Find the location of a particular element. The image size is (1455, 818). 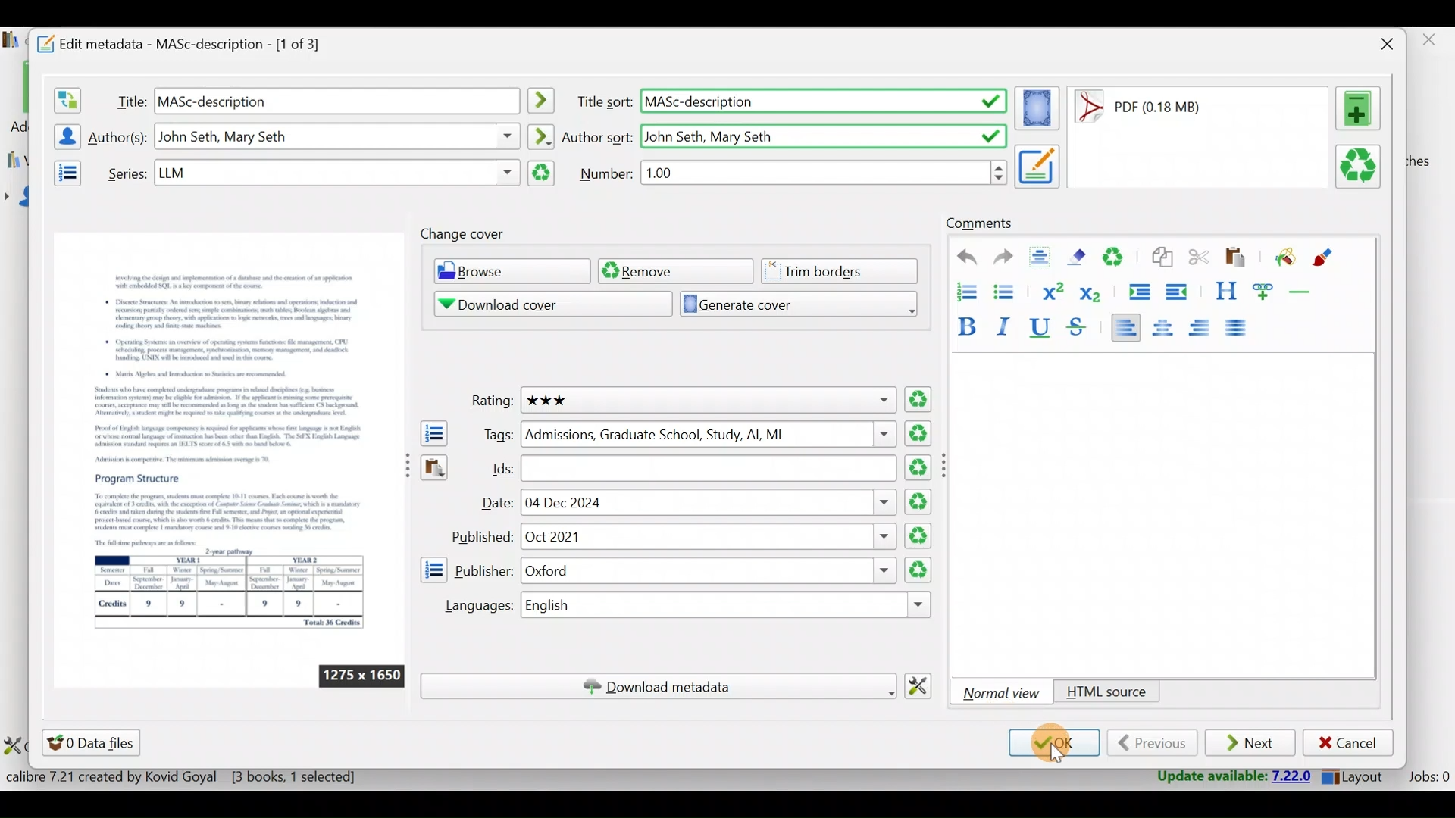

Add a format to this book is located at coordinates (1361, 108).